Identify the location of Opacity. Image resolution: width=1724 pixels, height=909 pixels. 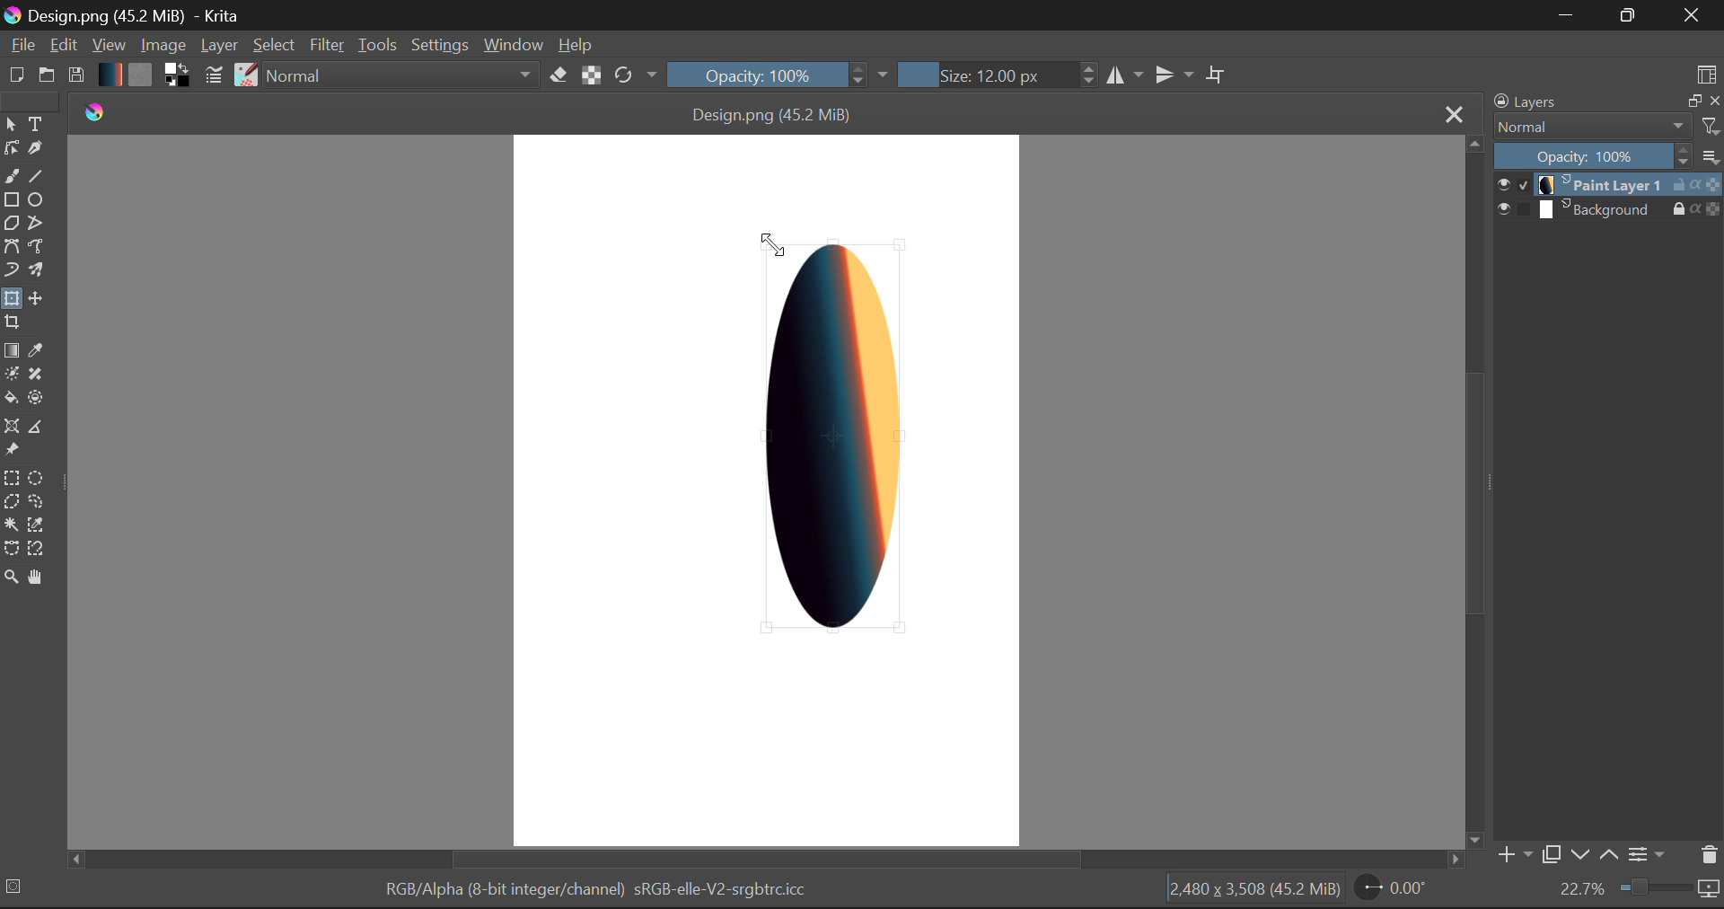
(1610, 155).